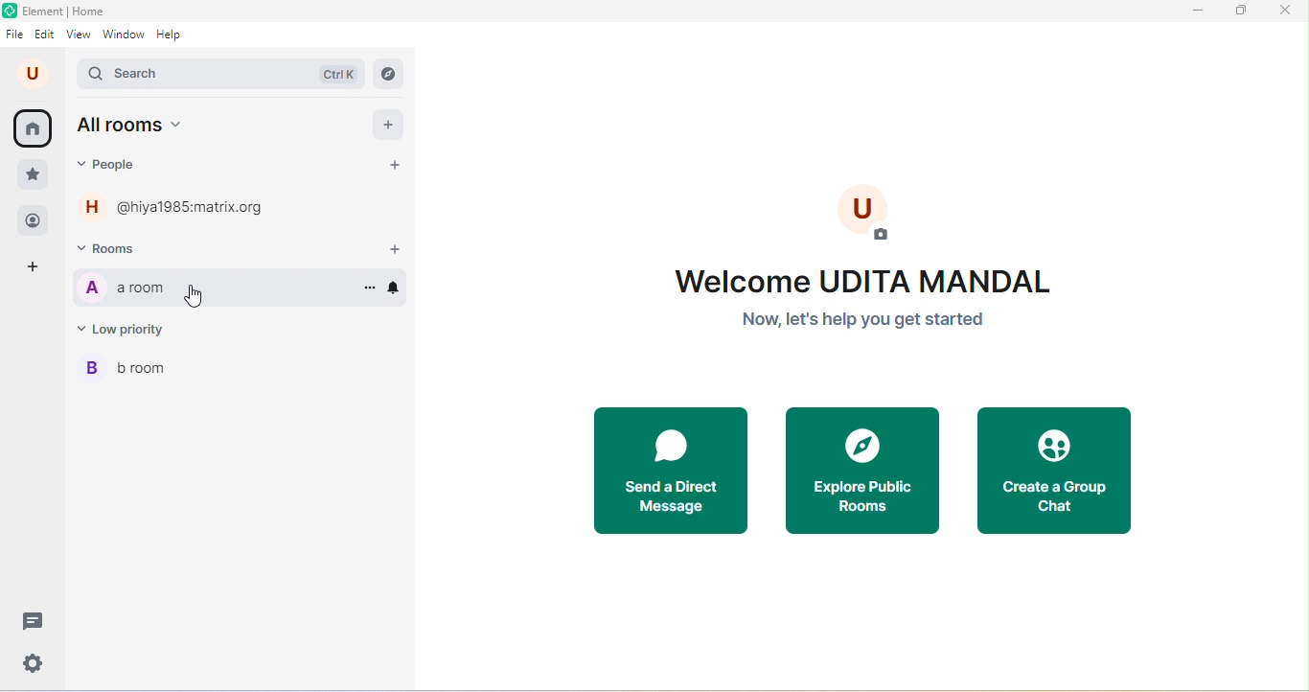 Image resolution: width=1309 pixels, height=692 pixels. What do you see at coordinates (31, 175) in the screenshot?
I see `favorite` at bounding box center [31, 175].